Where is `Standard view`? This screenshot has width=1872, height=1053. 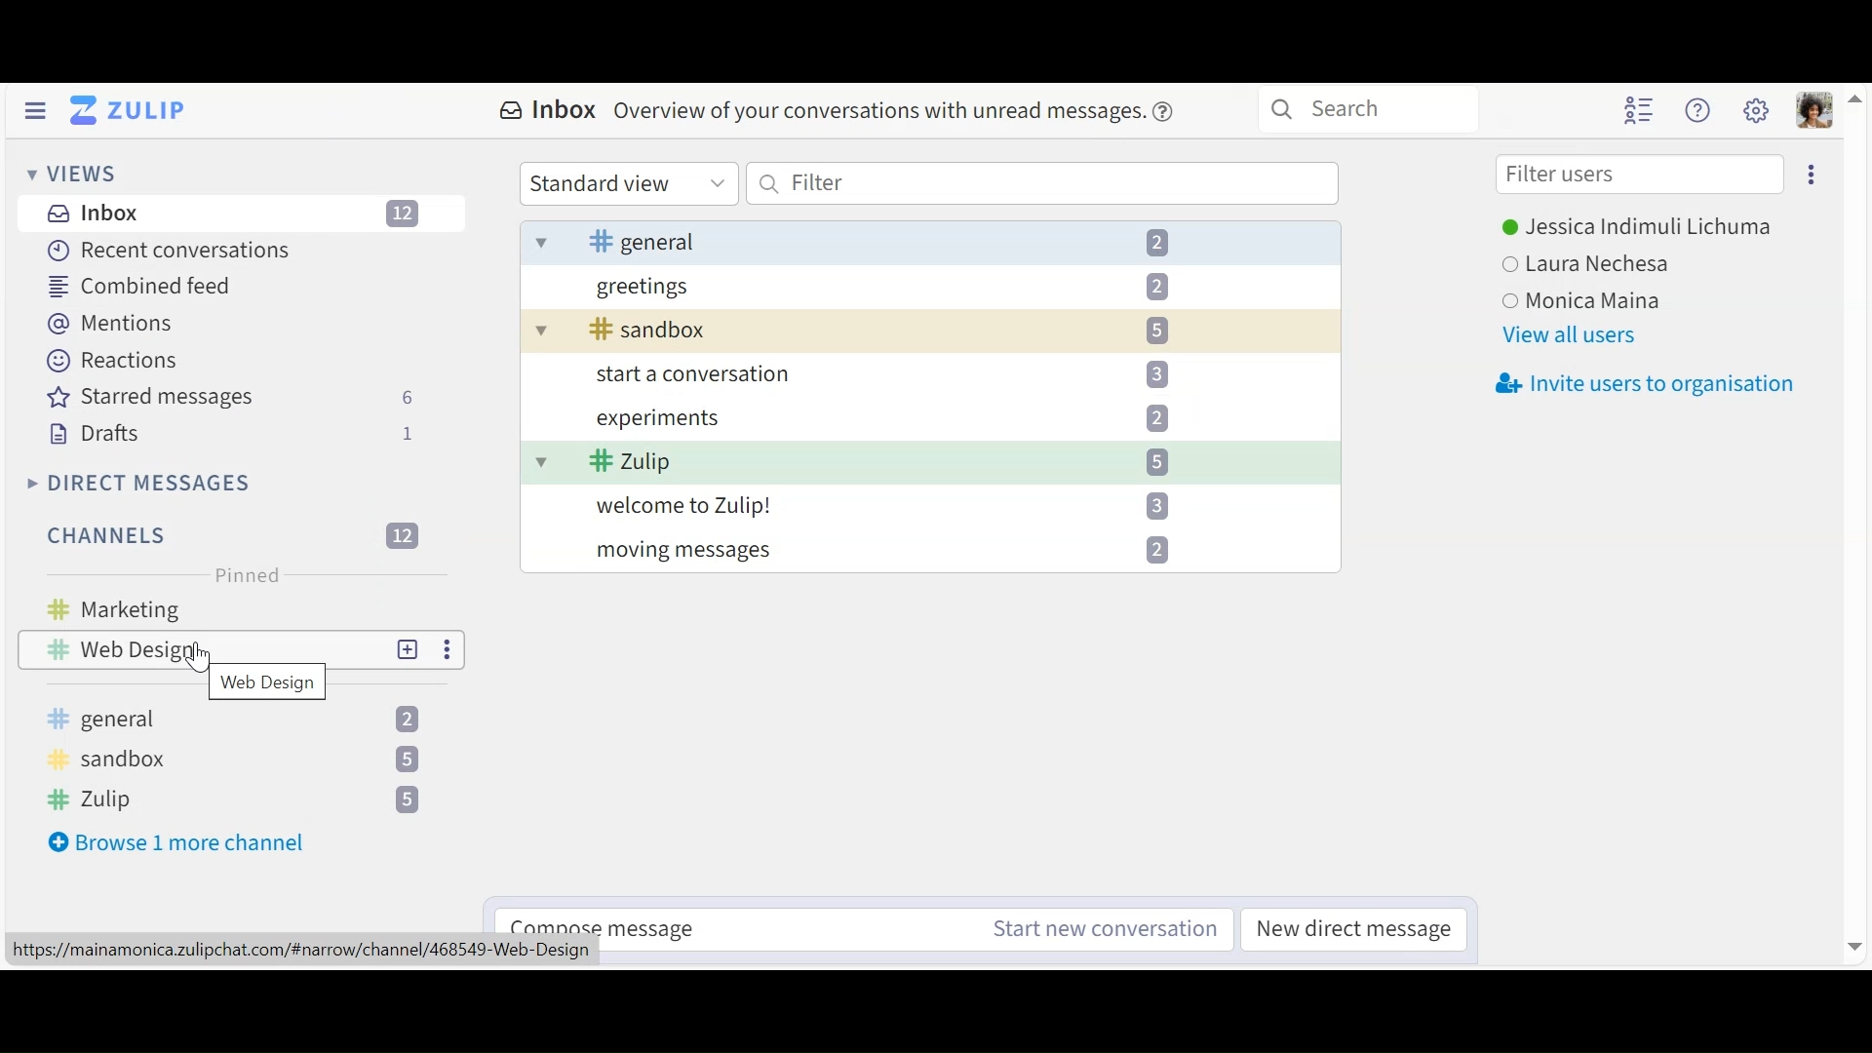 Standard view is located at coordinates (629, 183).